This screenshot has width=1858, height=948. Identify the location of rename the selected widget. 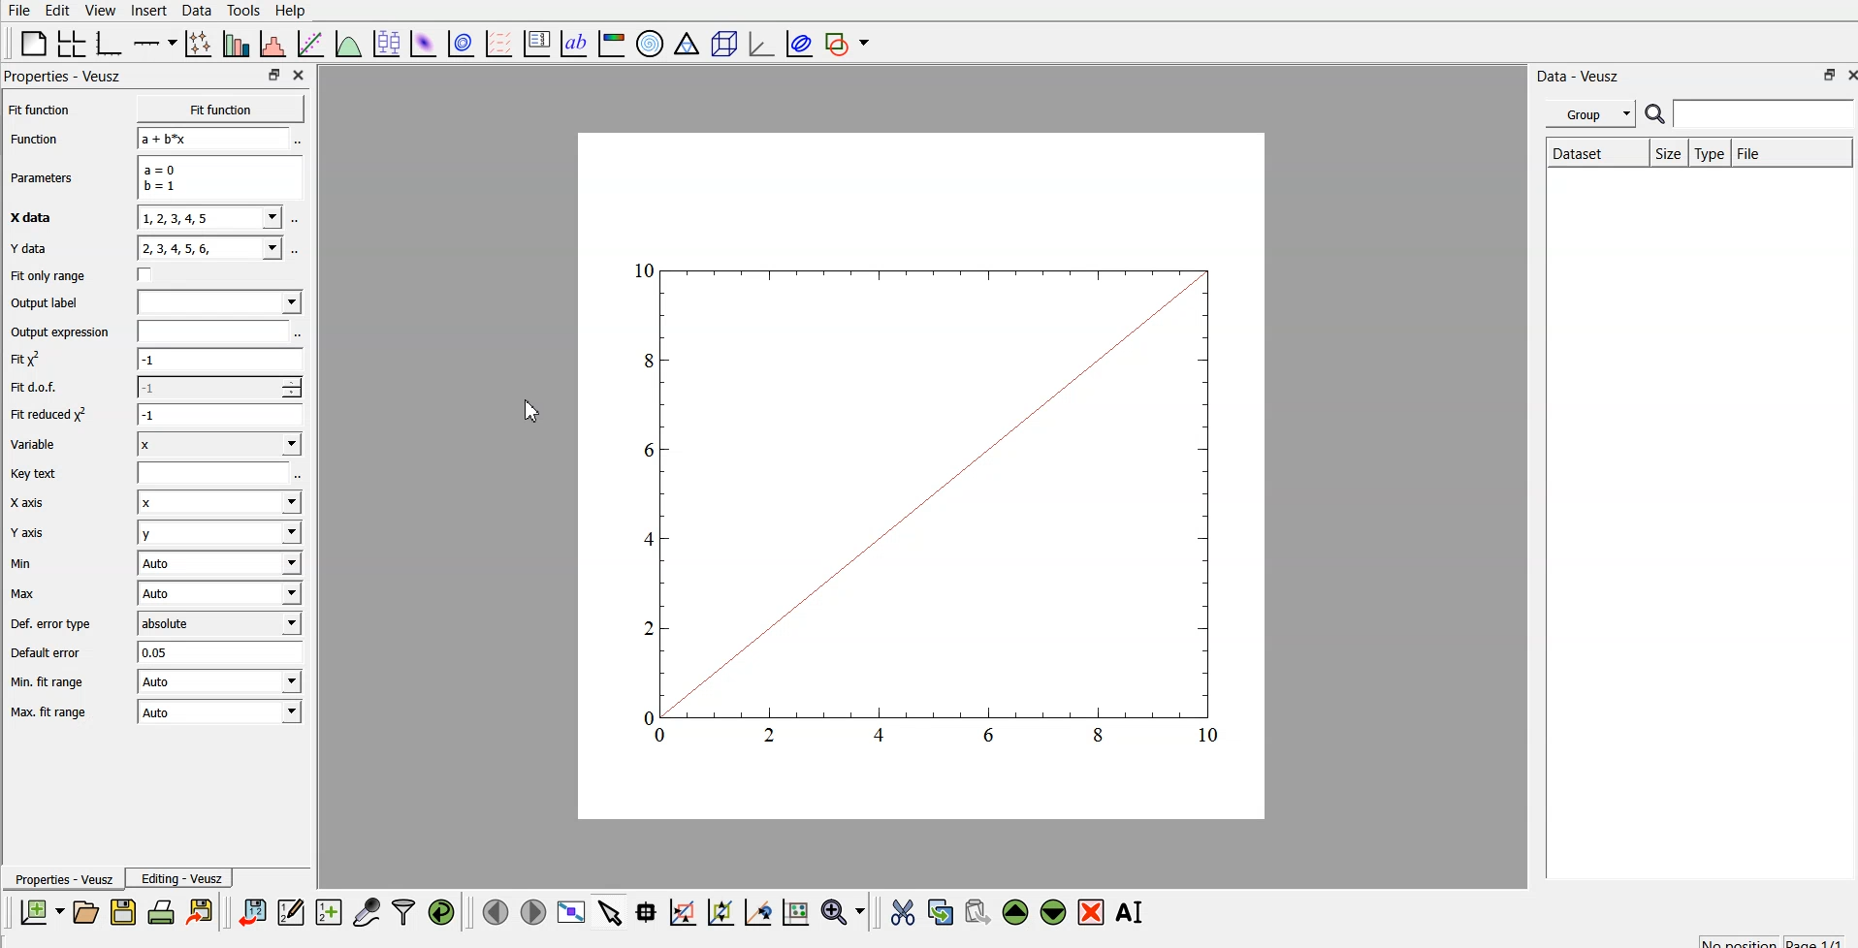
(1135, 911).